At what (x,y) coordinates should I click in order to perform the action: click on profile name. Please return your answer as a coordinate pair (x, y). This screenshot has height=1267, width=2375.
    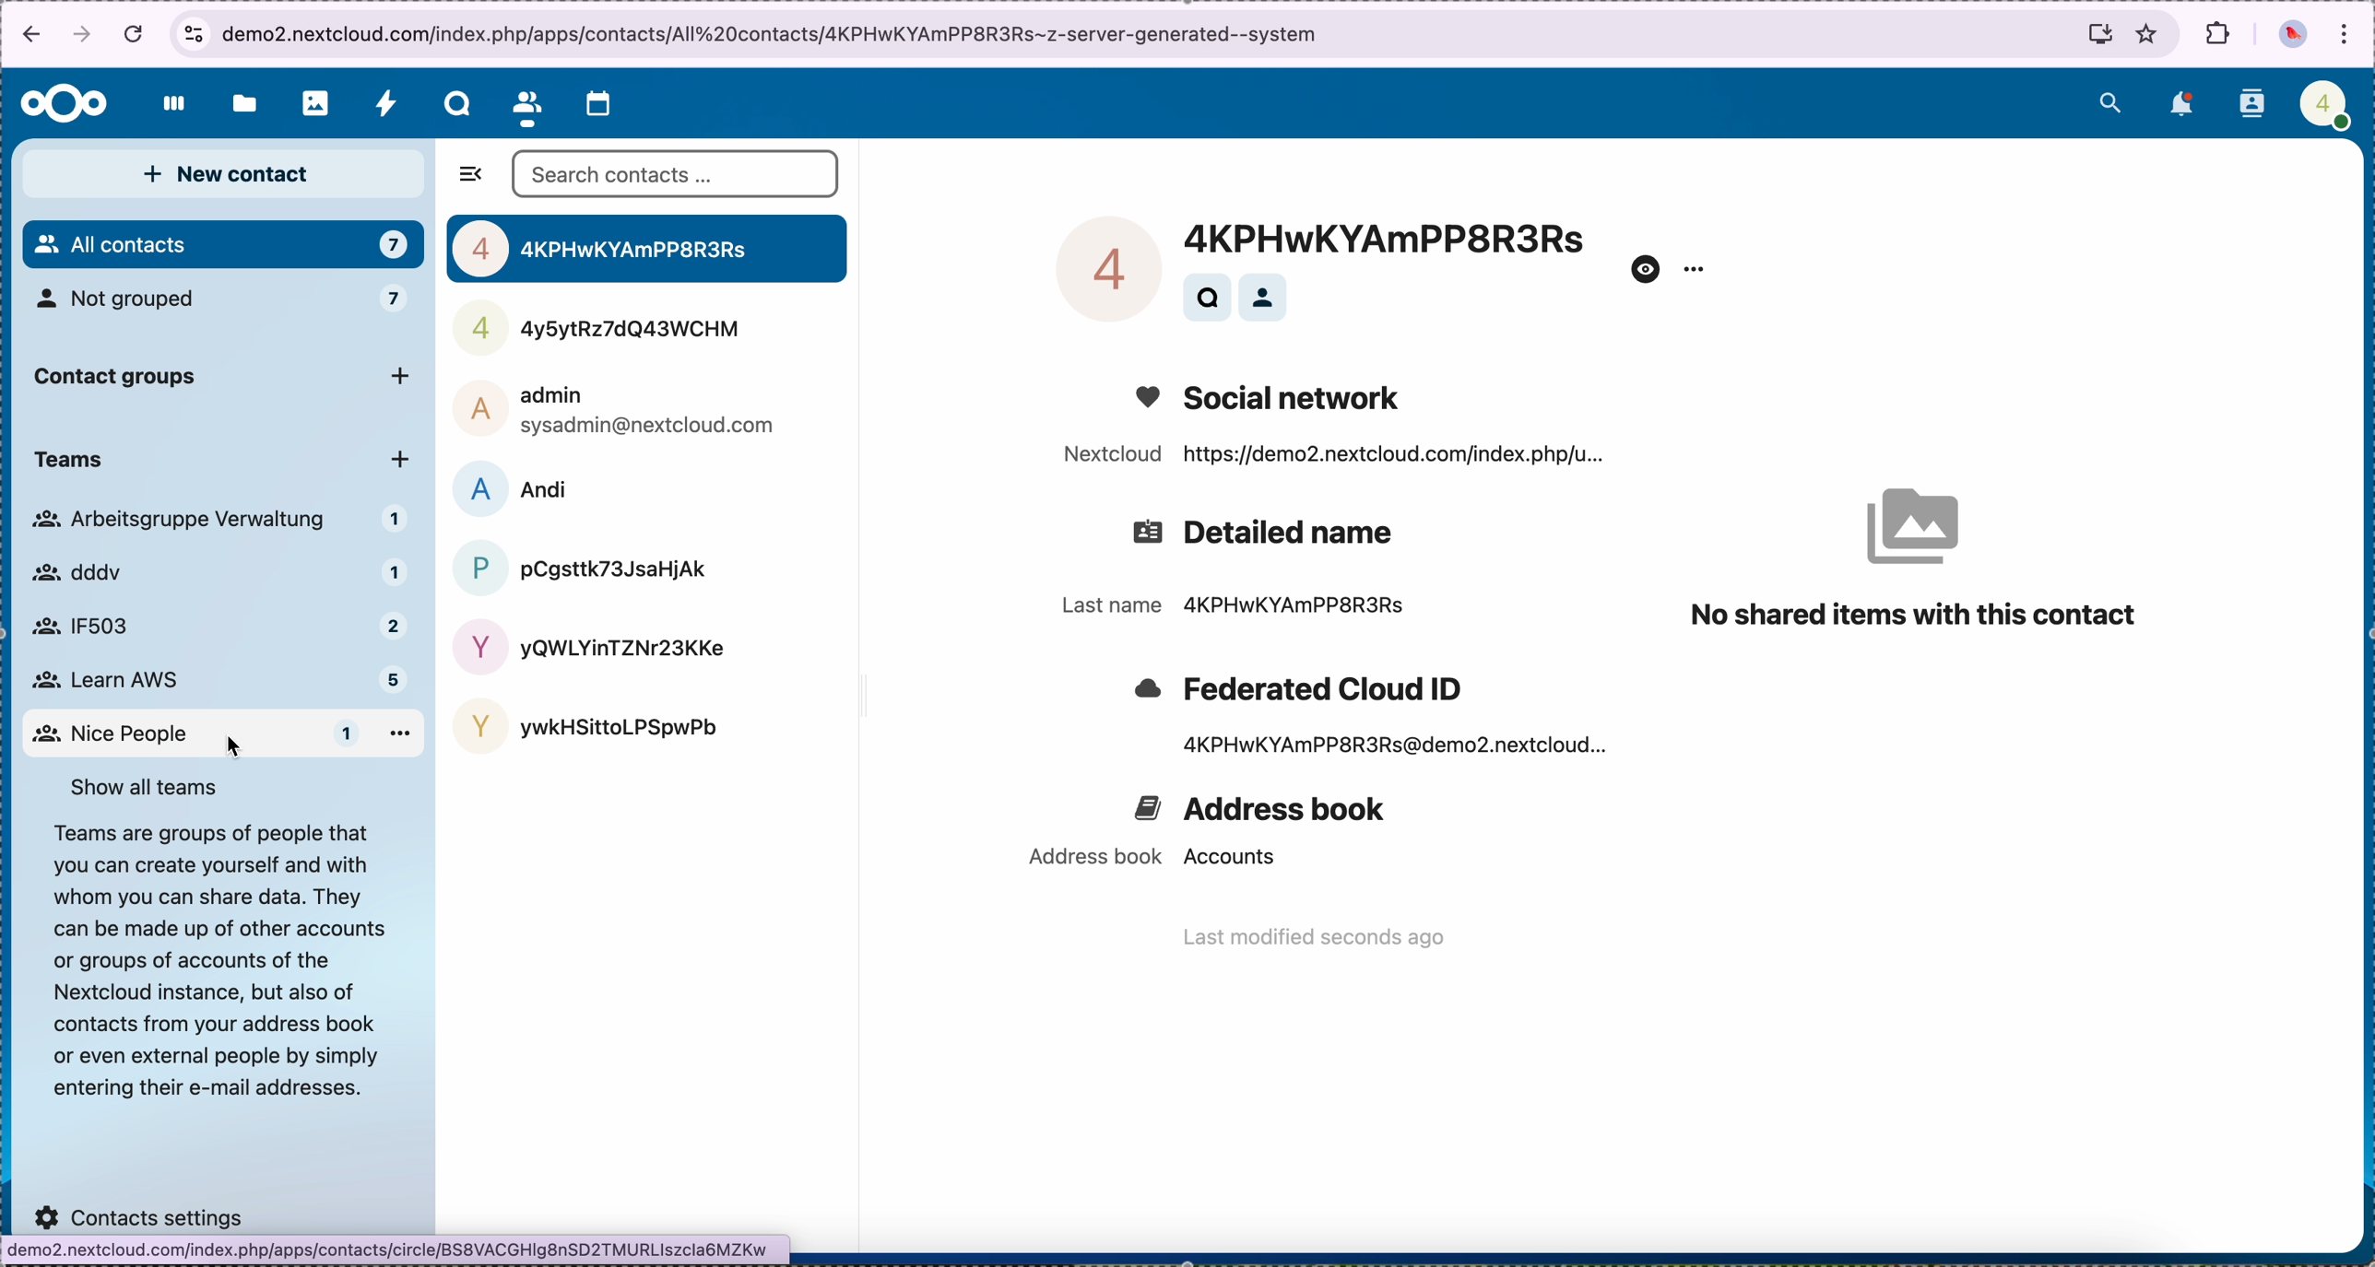
    Looking at the image, I should click on (1397, 234).